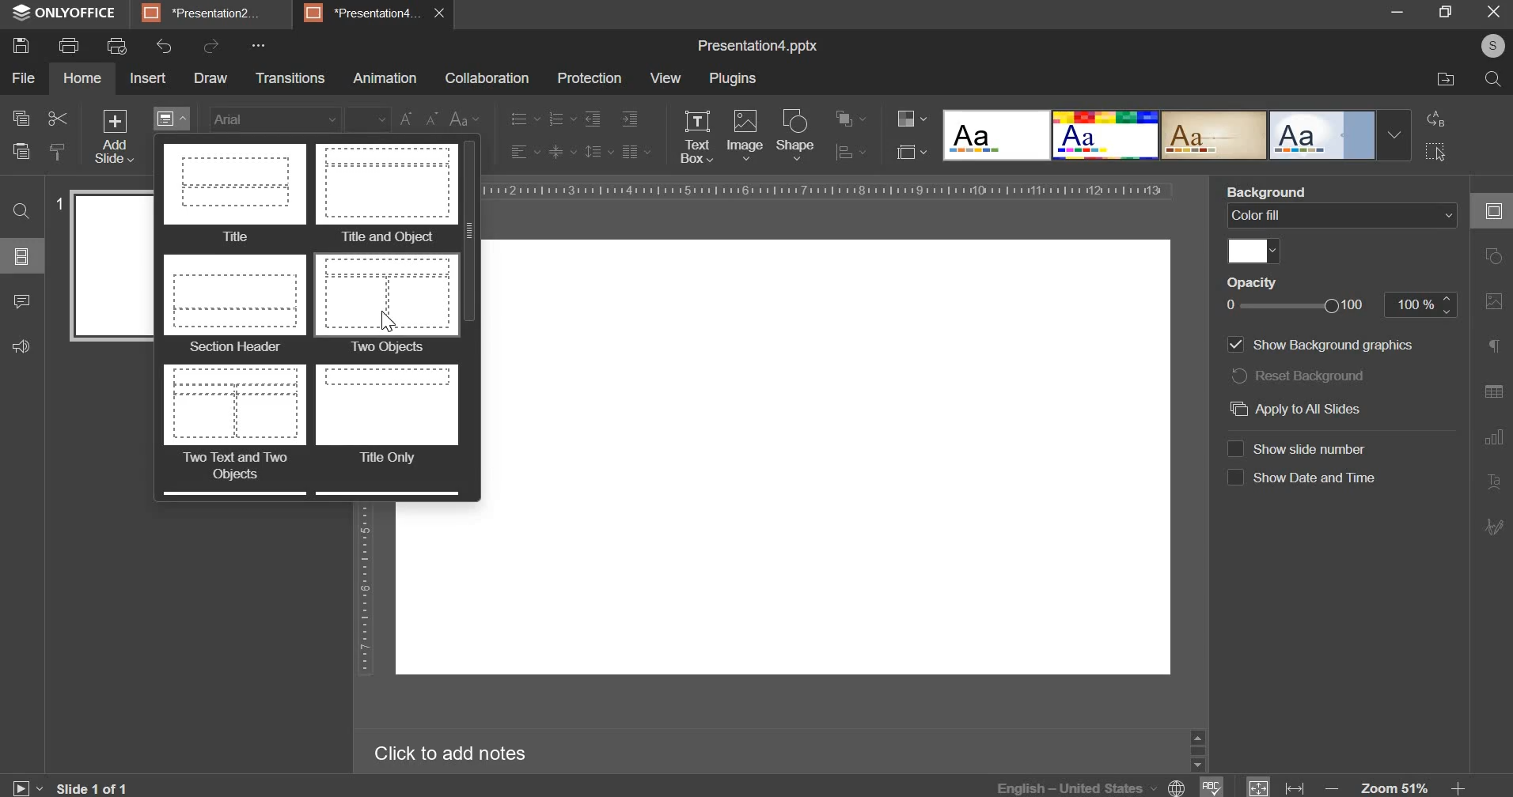 This screenshot has height=797, width=1513. I want to click on design, so click(1215, 136).